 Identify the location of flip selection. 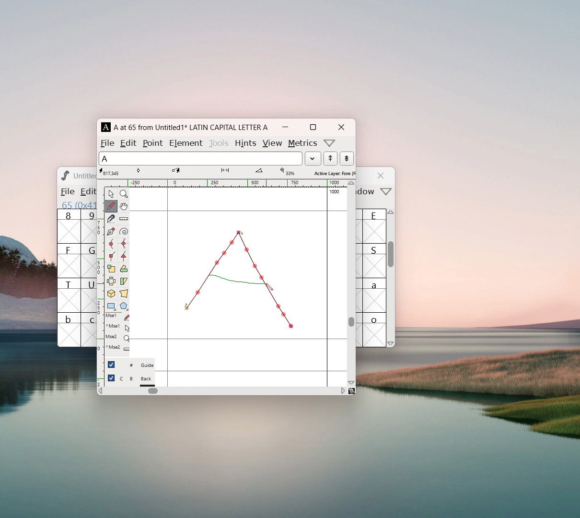
(111, 283).